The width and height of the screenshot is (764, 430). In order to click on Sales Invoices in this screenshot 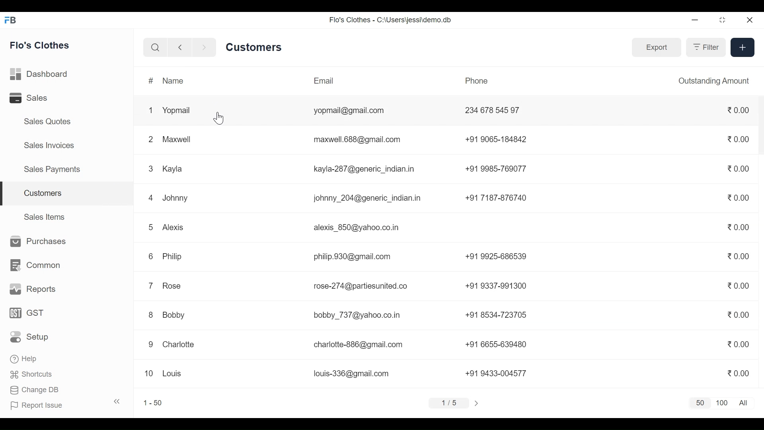, I will do `click(50, 145)`.